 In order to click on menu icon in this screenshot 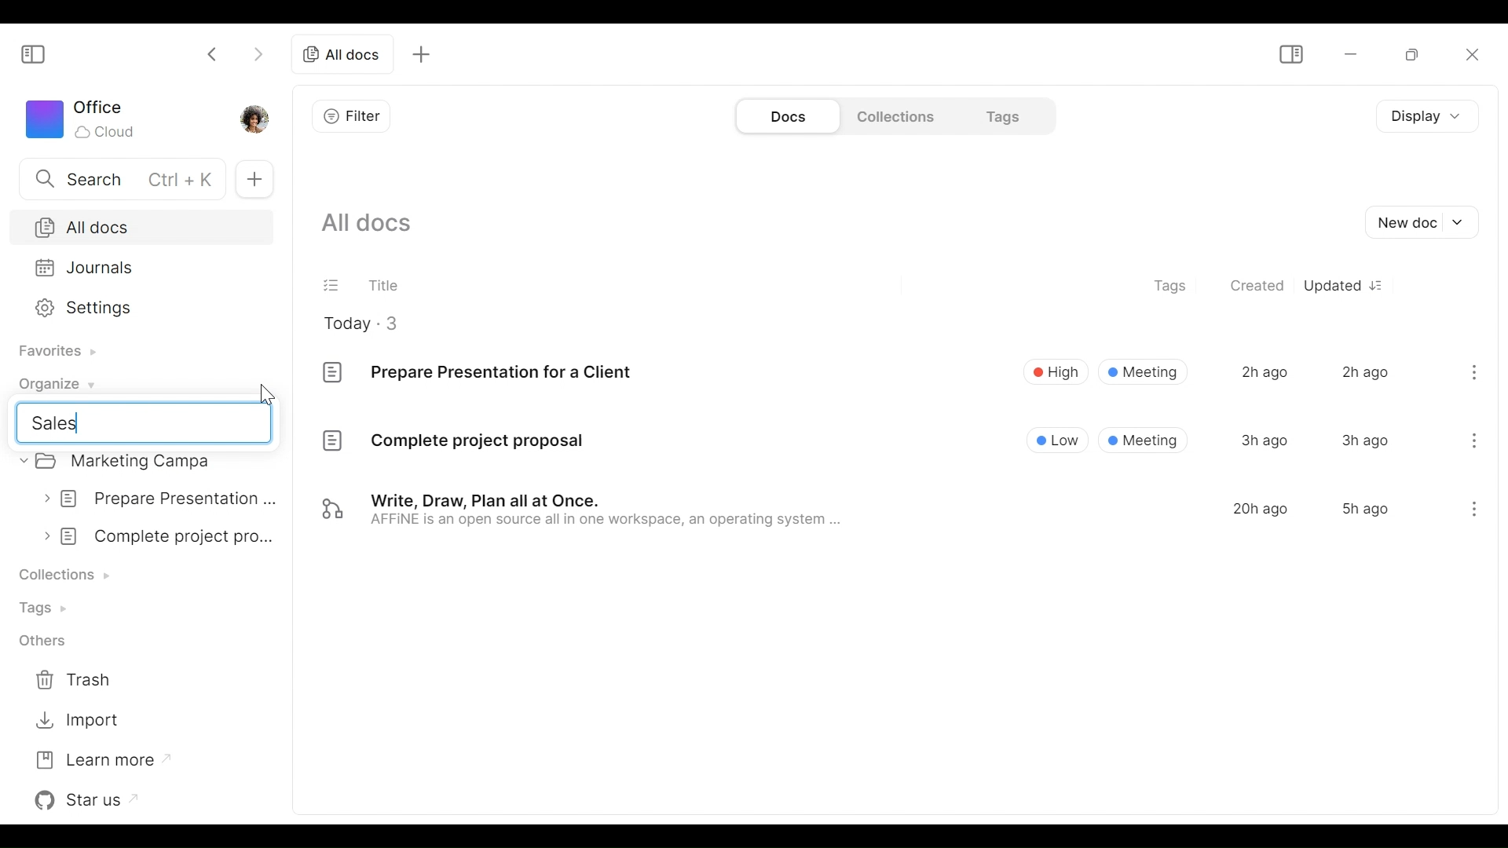, I will do `click(1475, 370)`.